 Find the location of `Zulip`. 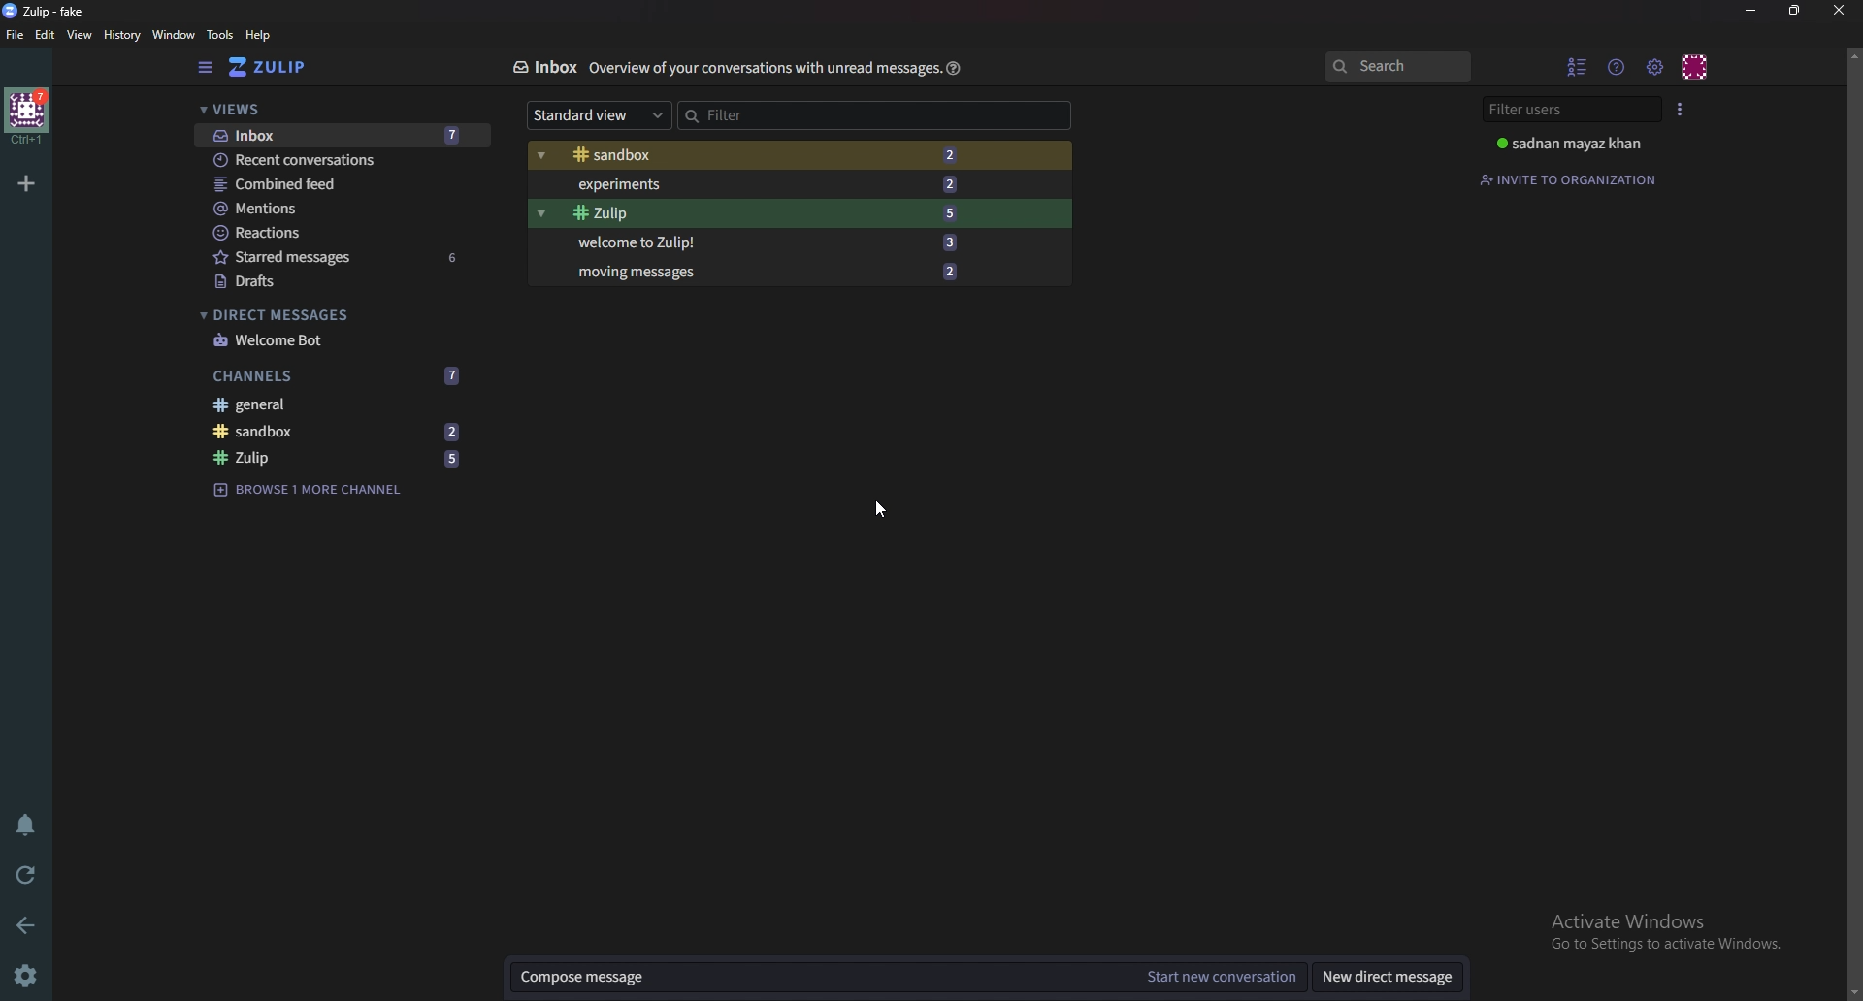

Zulip is located at coordinates (760, 213).